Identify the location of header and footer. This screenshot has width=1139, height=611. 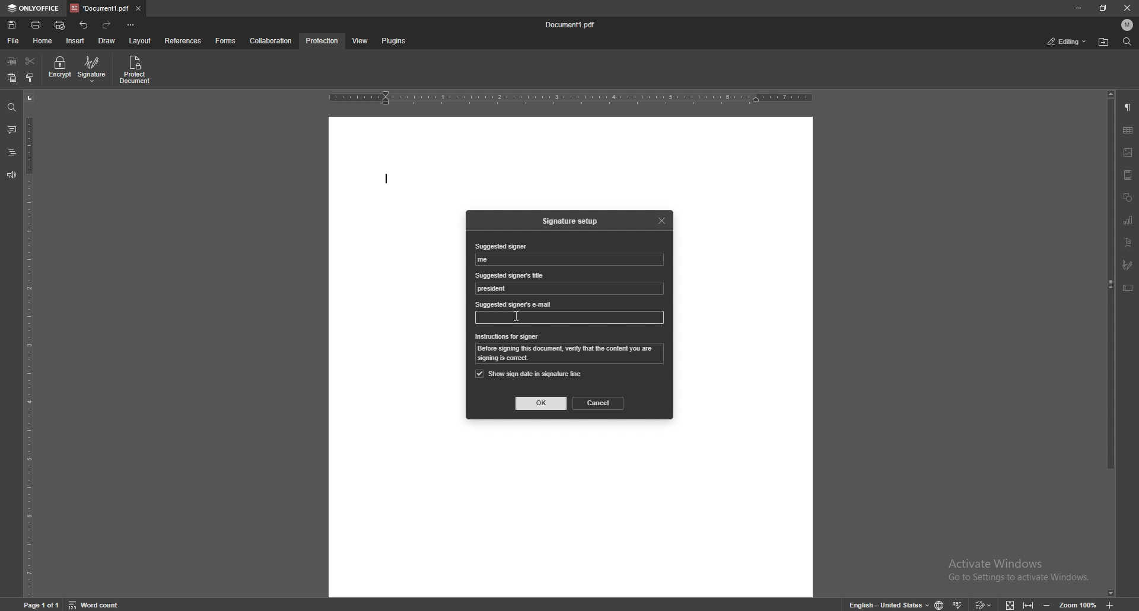
(1128, 175).